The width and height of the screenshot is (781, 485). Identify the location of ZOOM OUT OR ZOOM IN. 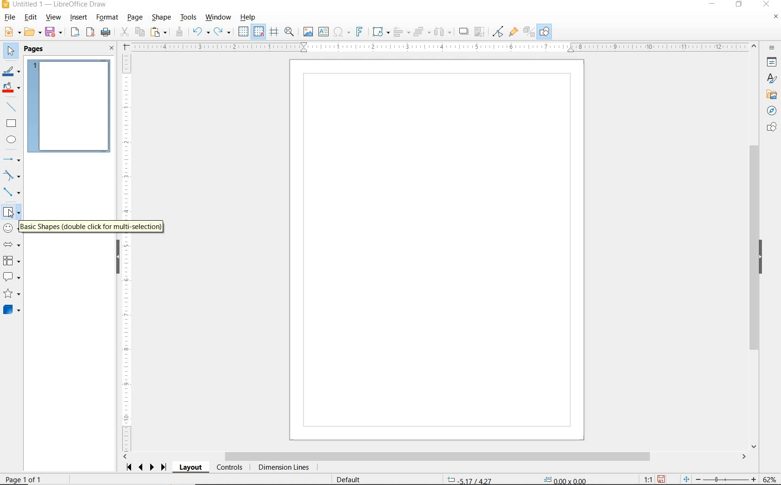
(720, 478).